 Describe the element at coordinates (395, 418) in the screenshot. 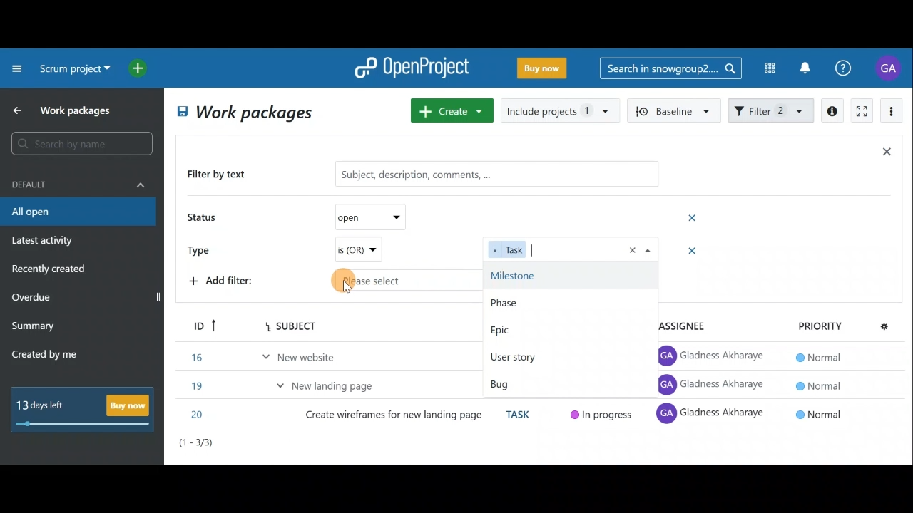

I see `Create wireframes for new landing page` at that location.